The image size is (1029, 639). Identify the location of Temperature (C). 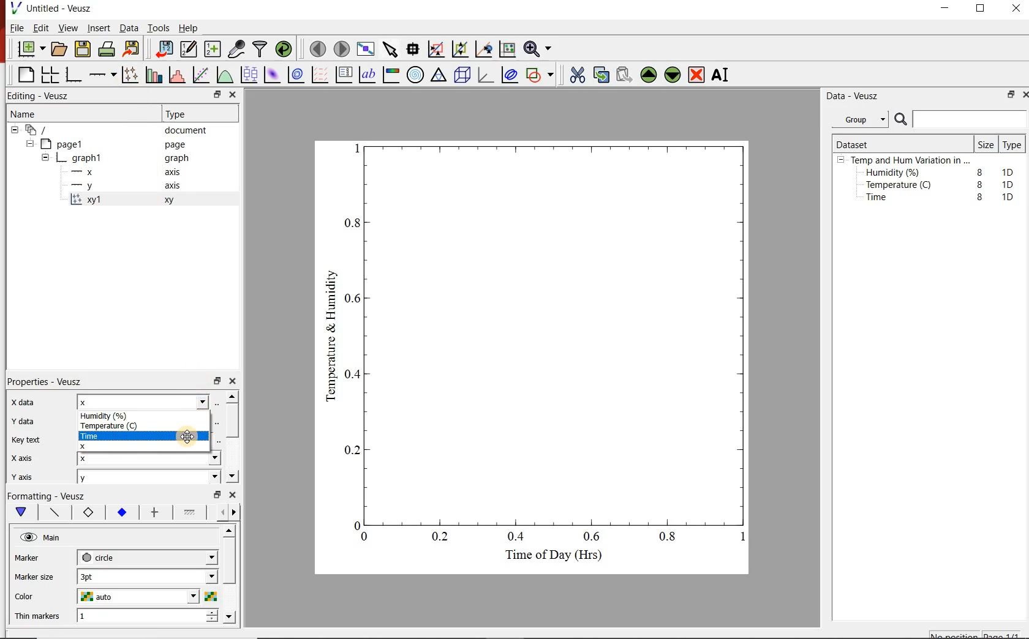
(901, 186).